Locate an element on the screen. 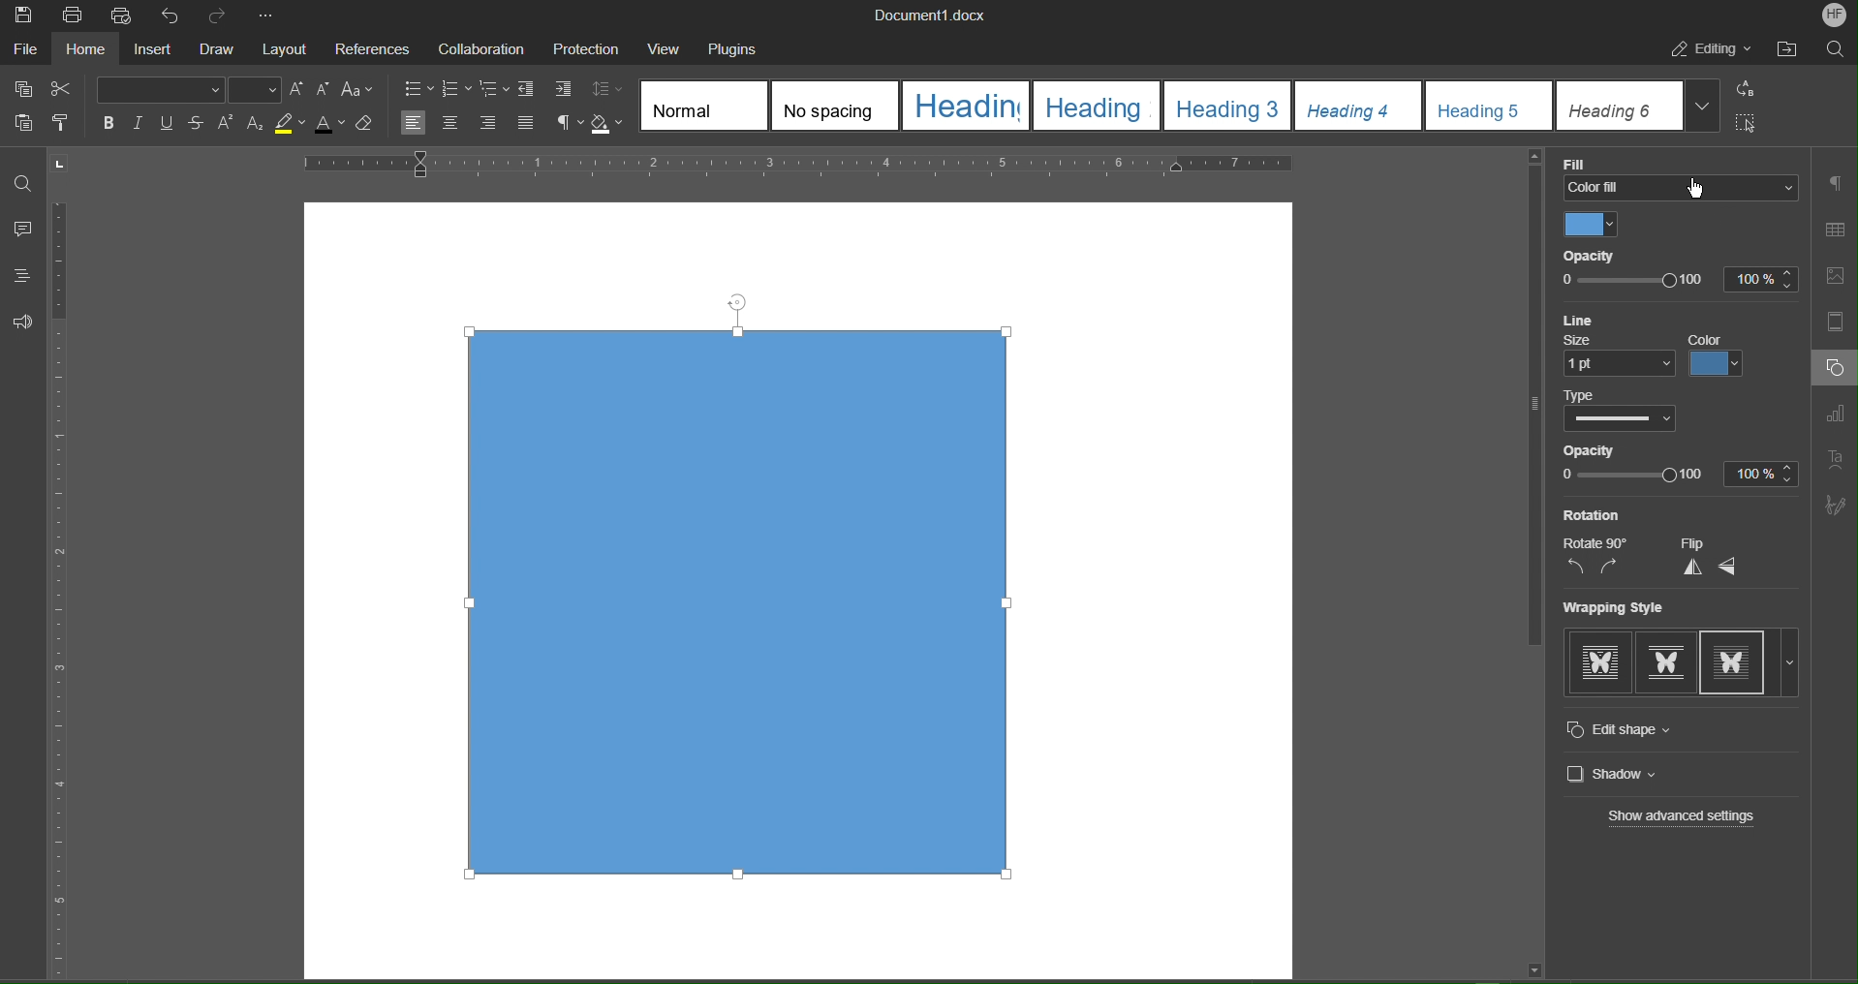  Horizontal Ruler is located at coordinates (808, 164).